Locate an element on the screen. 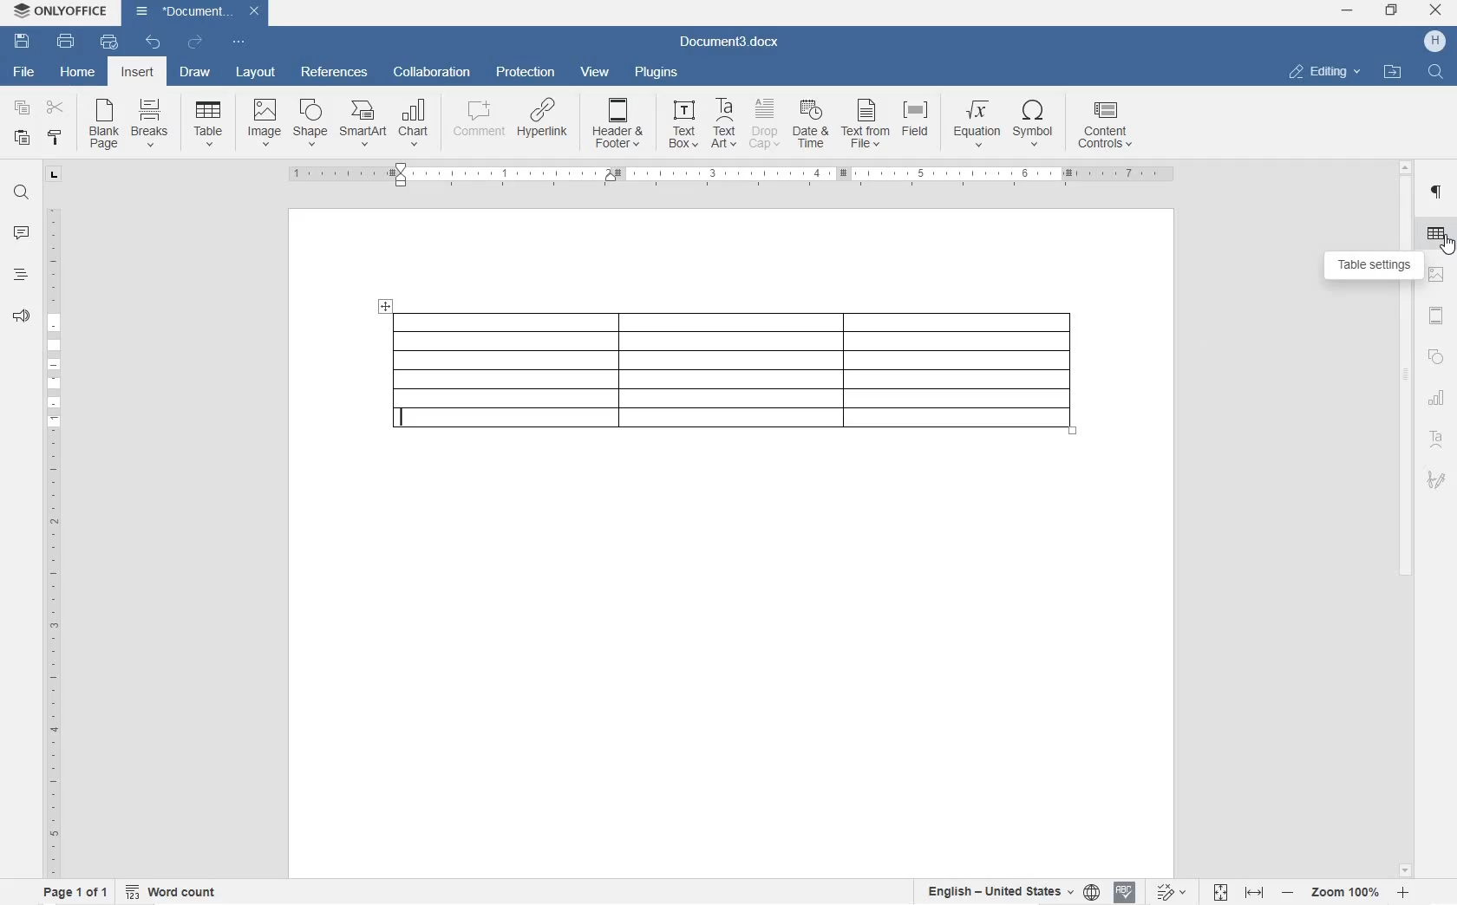 The image size is (1457, 905). TRACK CHANGES is located at coordinates (1167, 892).